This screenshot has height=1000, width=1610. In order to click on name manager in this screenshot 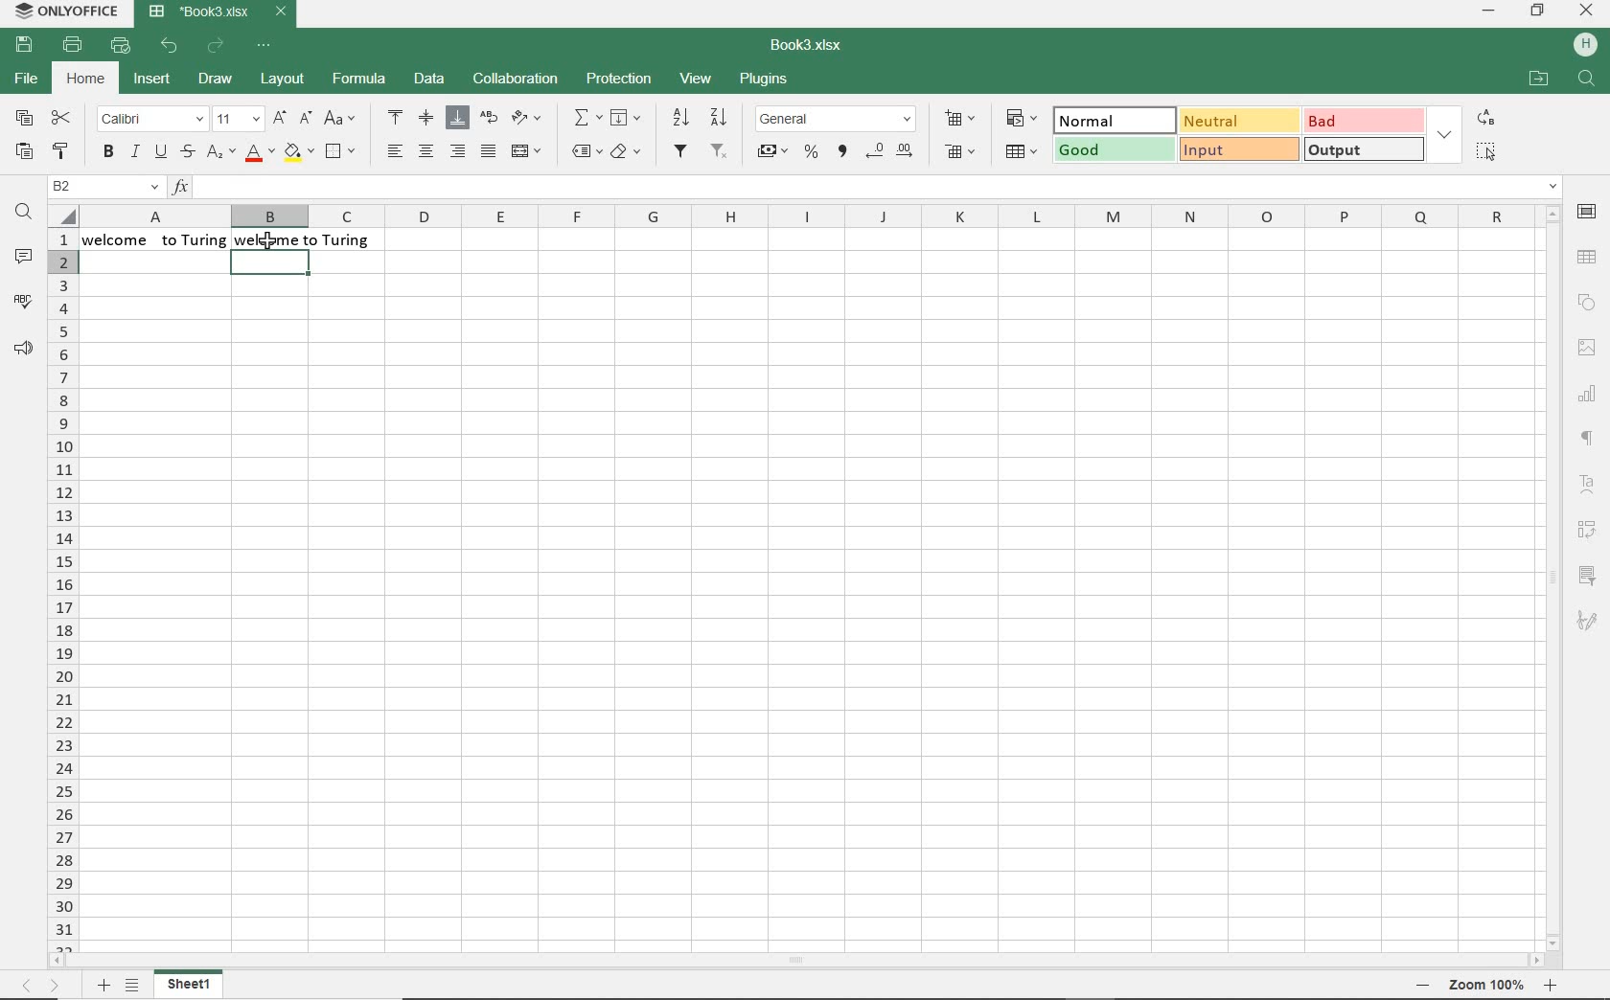, I will do `click(104, 187)`.